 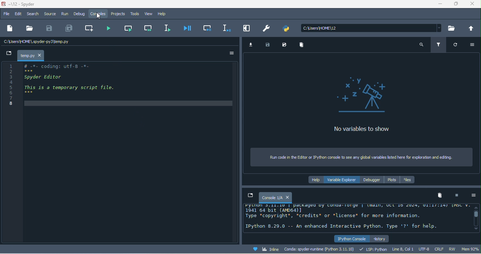 What do you see at coordinates (304, 46) in the screenshot?
I see `remove all` at bounding box center [304, 46].